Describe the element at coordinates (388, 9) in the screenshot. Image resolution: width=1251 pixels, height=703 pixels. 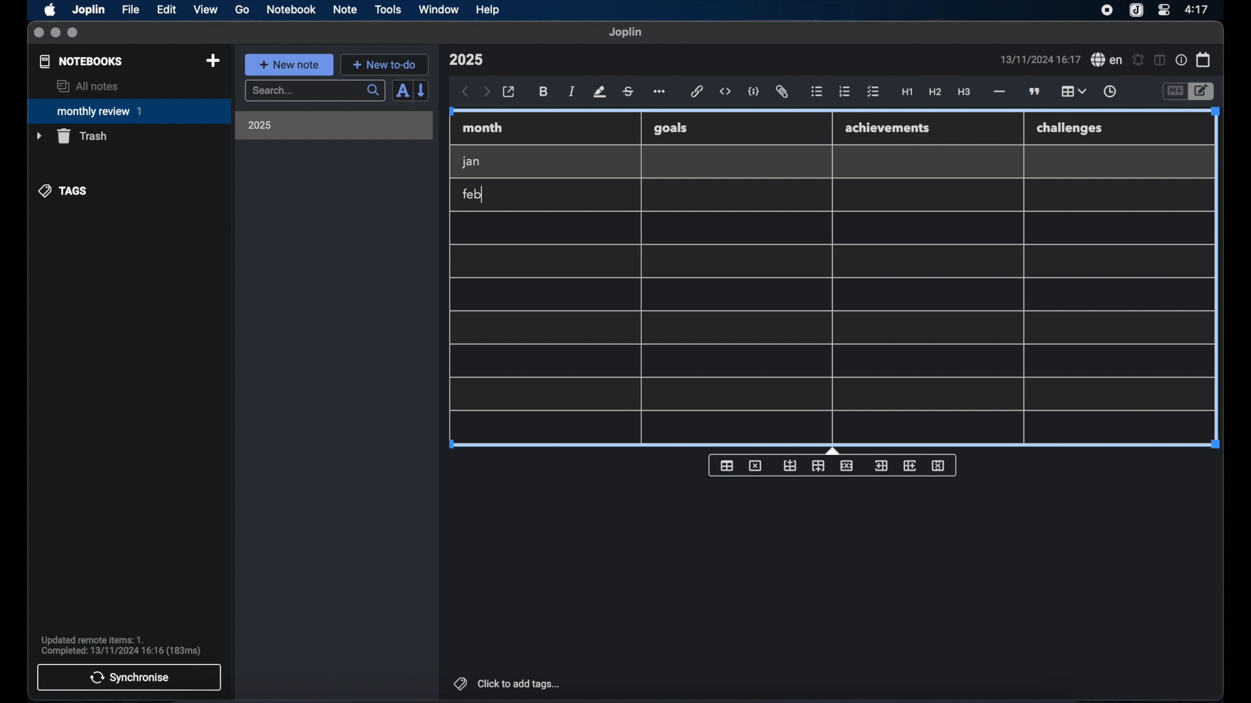
I see `tools` at that location.